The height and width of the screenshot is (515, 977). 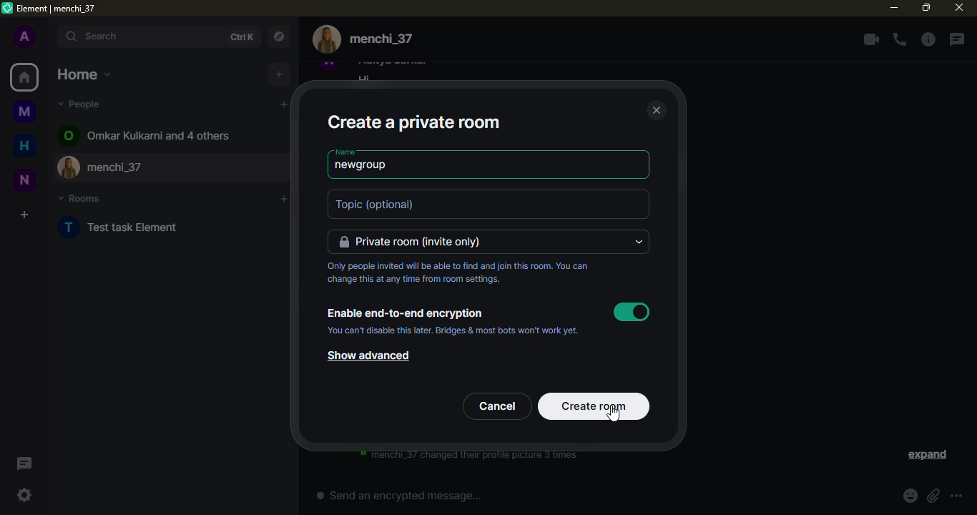 What do you see at coordinates (900, 39) in the screenshot?
I see `voice call` at bounding box center [900, 39].